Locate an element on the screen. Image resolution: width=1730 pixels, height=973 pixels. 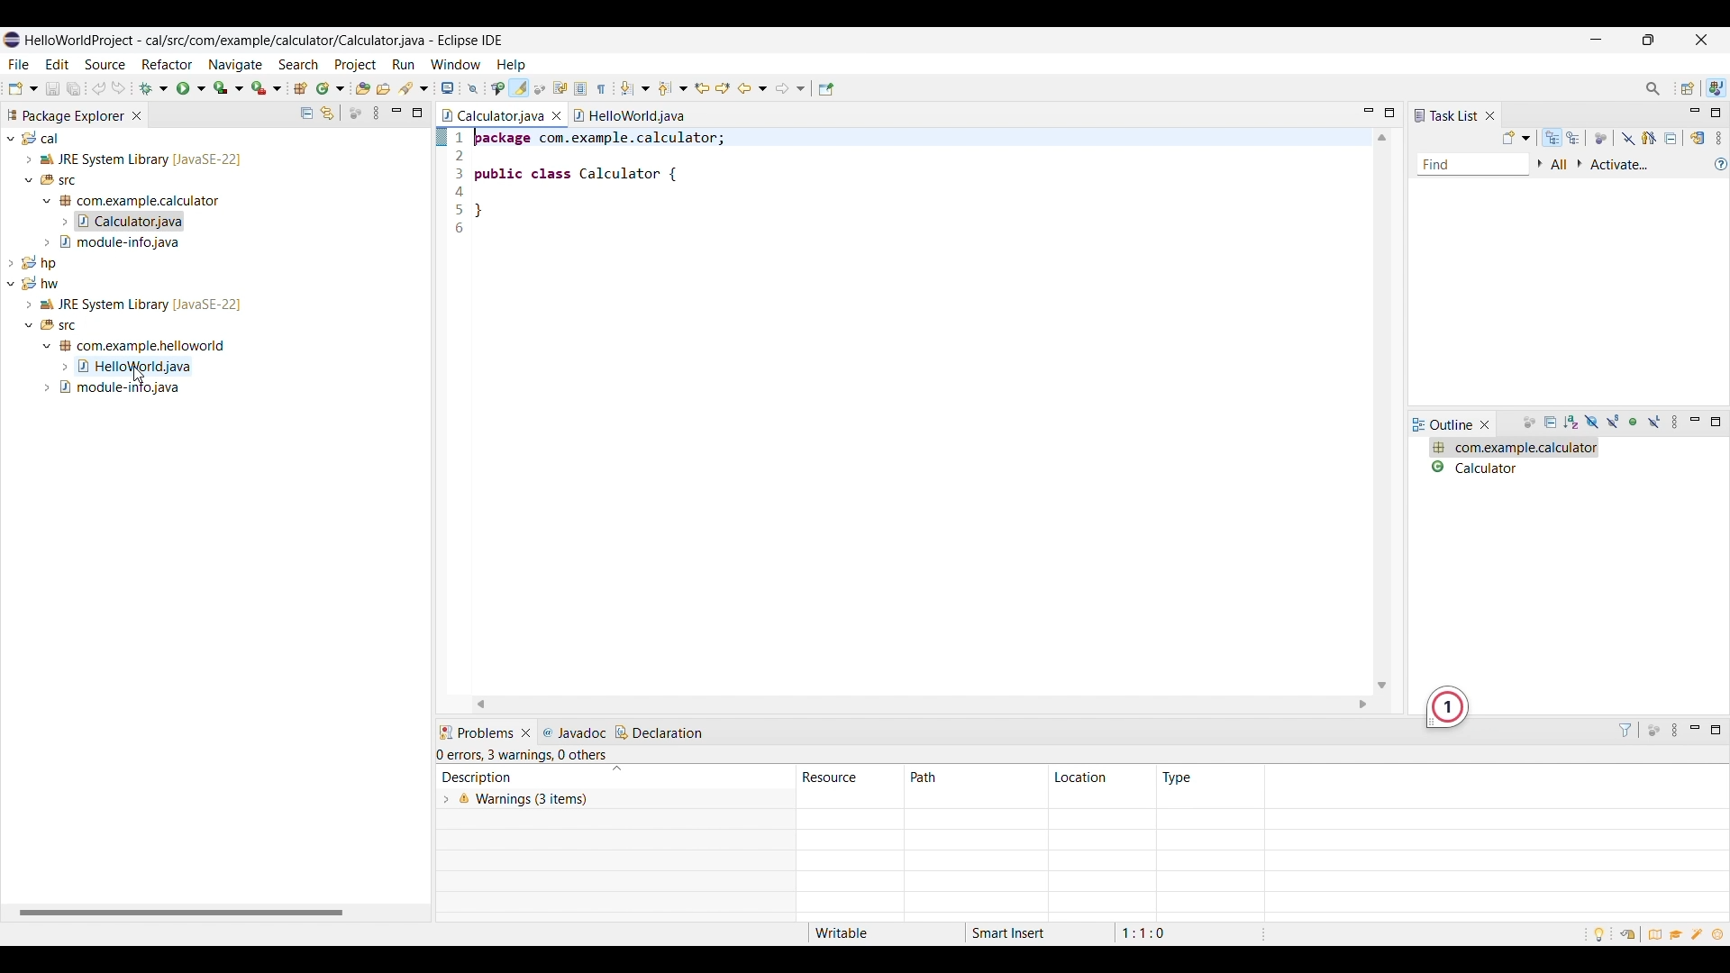
Previous edit location is located at coordinates (702, 89).